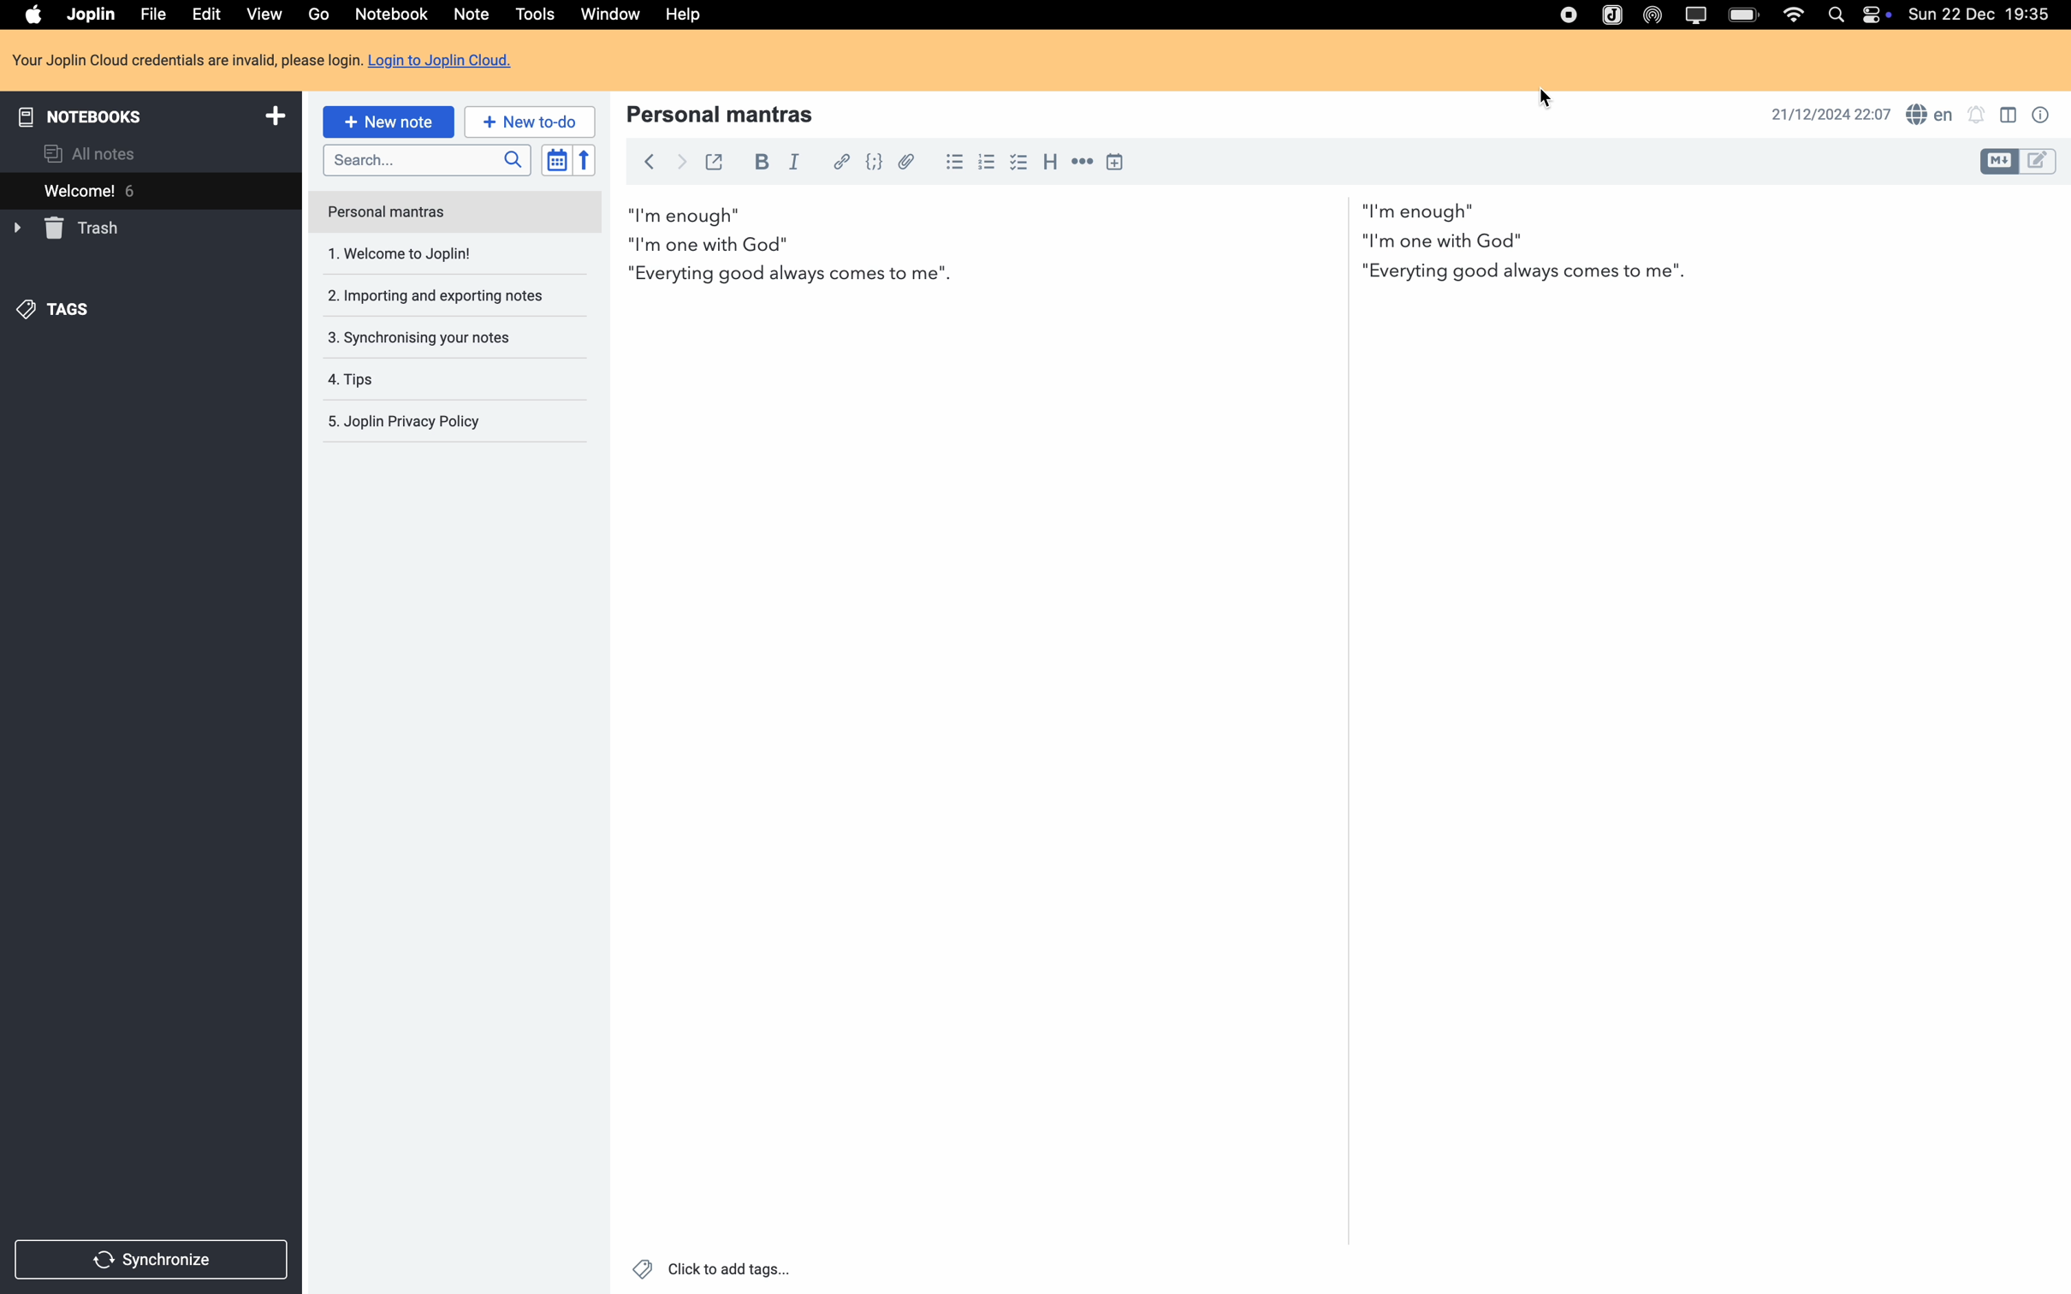  I want to click on note properties, so click(2041, 116).